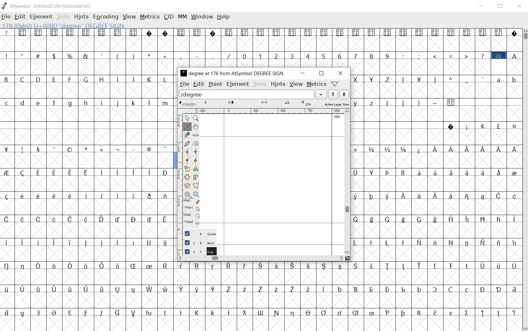  Describe the element at coordinates (86, 183) in the screenshot. I see `empty glyph slots` at that location.